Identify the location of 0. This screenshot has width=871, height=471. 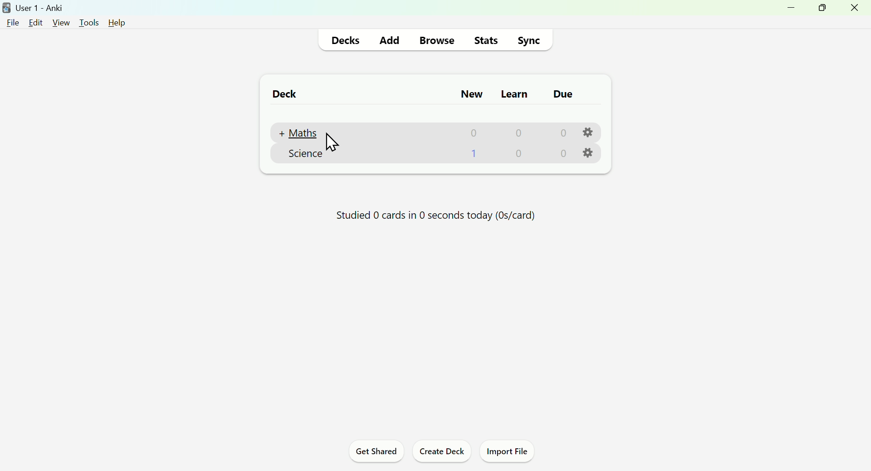
(470, 133).